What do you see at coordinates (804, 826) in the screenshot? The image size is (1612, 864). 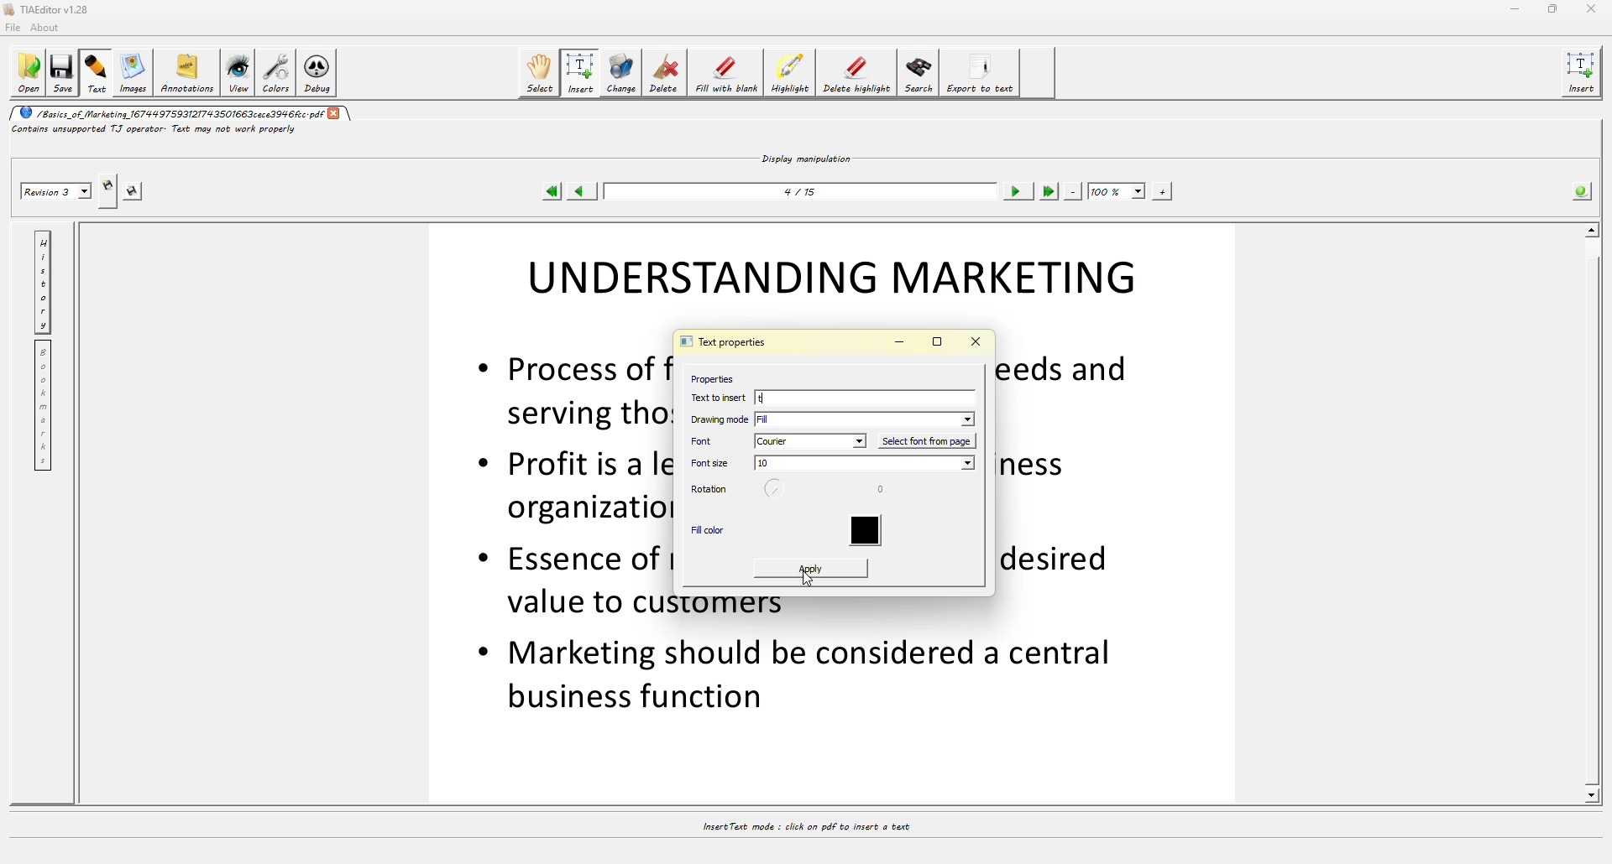 I see `insert text mode: click on pdf to insert a text` at bounding box center [804, 826].